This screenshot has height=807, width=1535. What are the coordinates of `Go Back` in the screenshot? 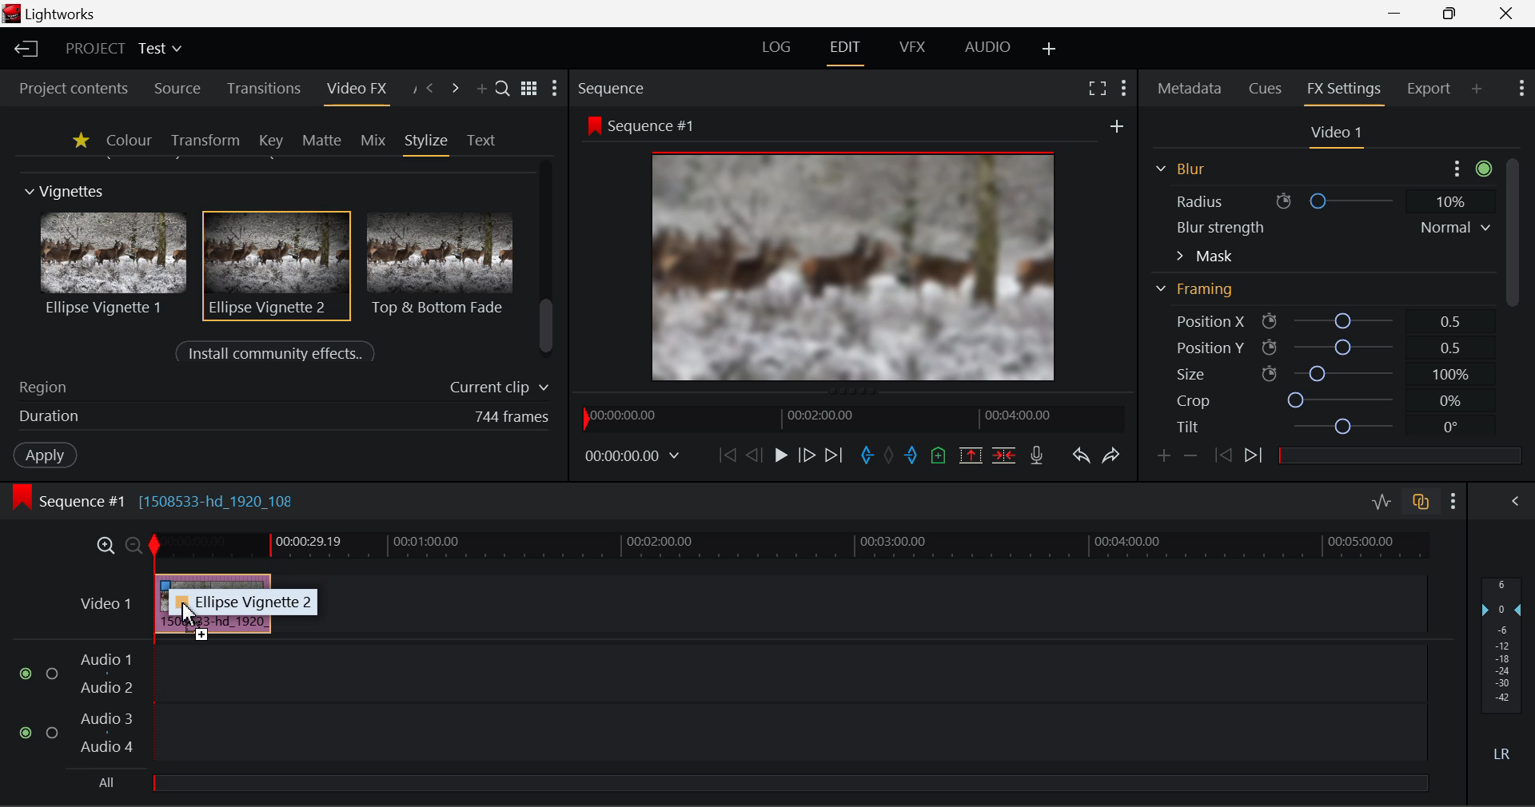 It's located at (754, 455).